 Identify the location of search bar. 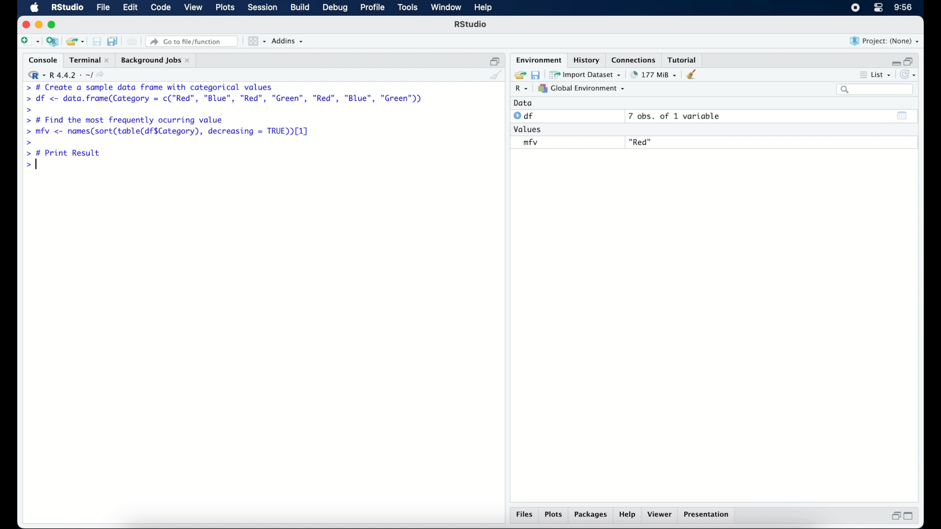
(876, 91).